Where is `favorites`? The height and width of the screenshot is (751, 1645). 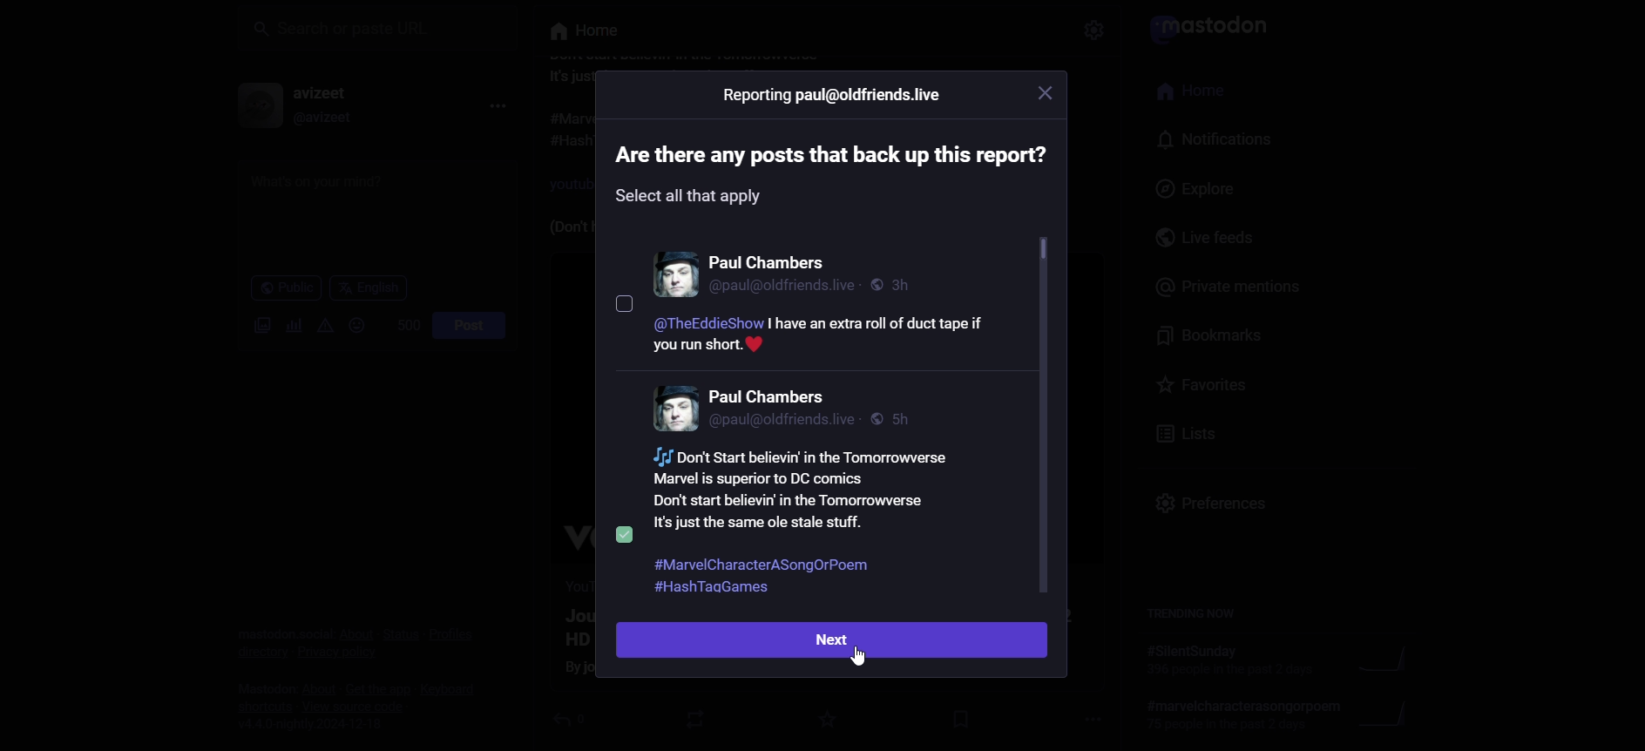 favorites is located at coordinates (1200, 383).